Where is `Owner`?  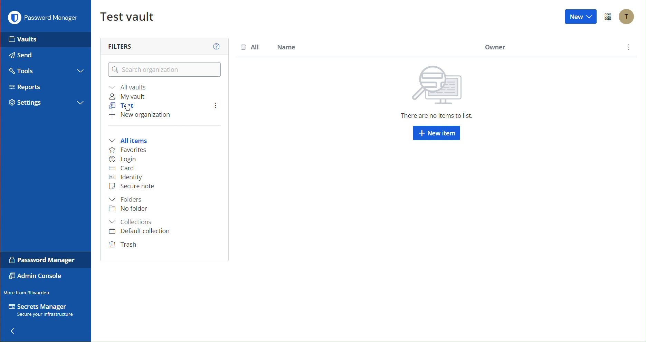
Owner is located at coordinates (495, 49).